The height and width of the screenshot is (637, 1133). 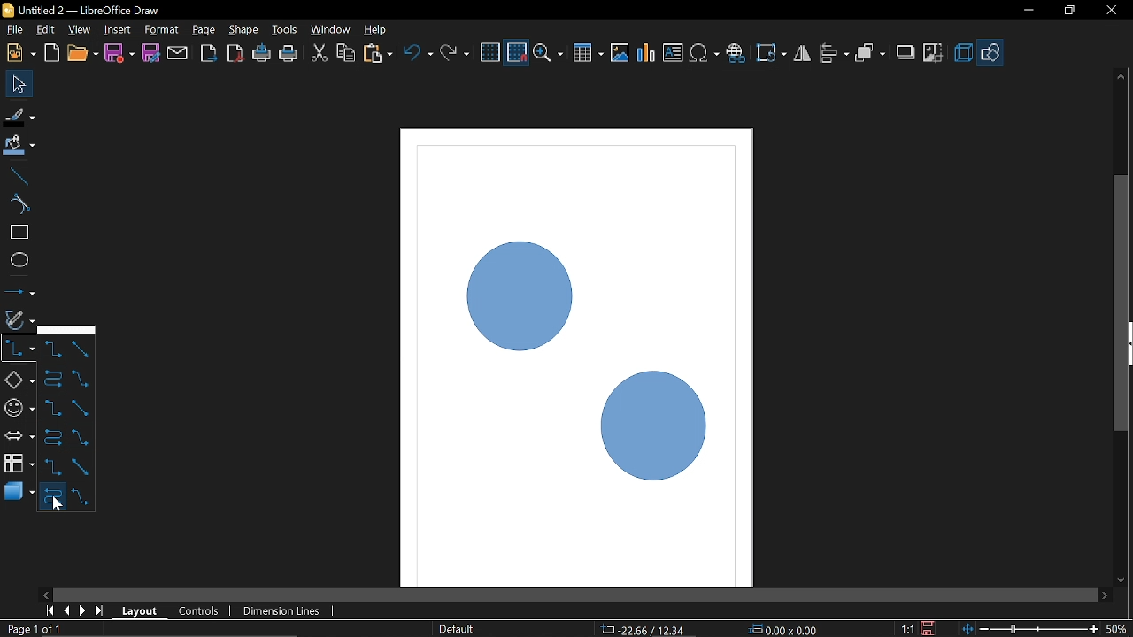 What do you see at coordinates (834, 55) in the screenshot?
I see `Allign` at bounding box center [834, 55].